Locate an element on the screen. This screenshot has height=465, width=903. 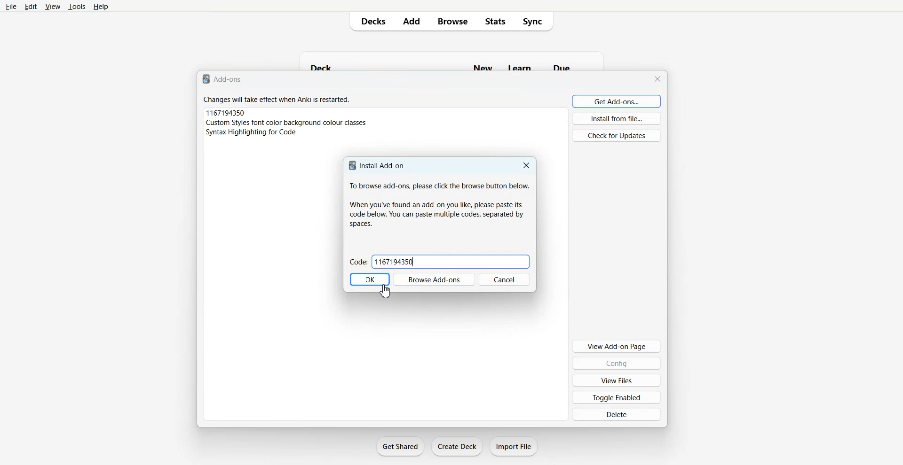
BY Install Add-on is located at coordinates (377, 165).